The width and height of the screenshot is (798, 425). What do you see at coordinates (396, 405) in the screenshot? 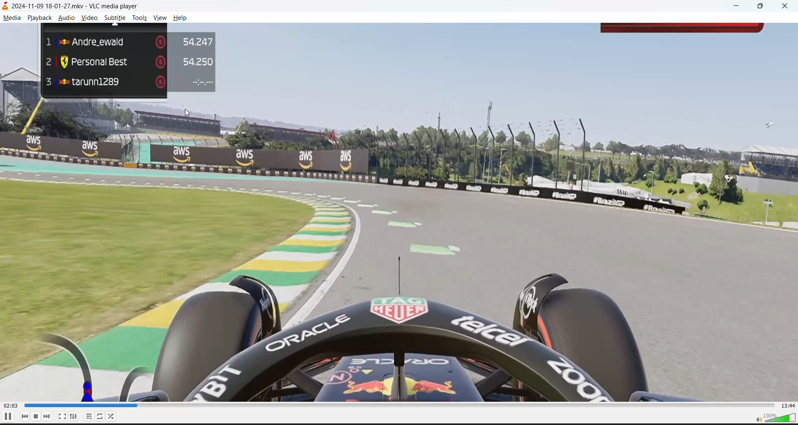
I see `track slider` at bounding box center [396, 405].